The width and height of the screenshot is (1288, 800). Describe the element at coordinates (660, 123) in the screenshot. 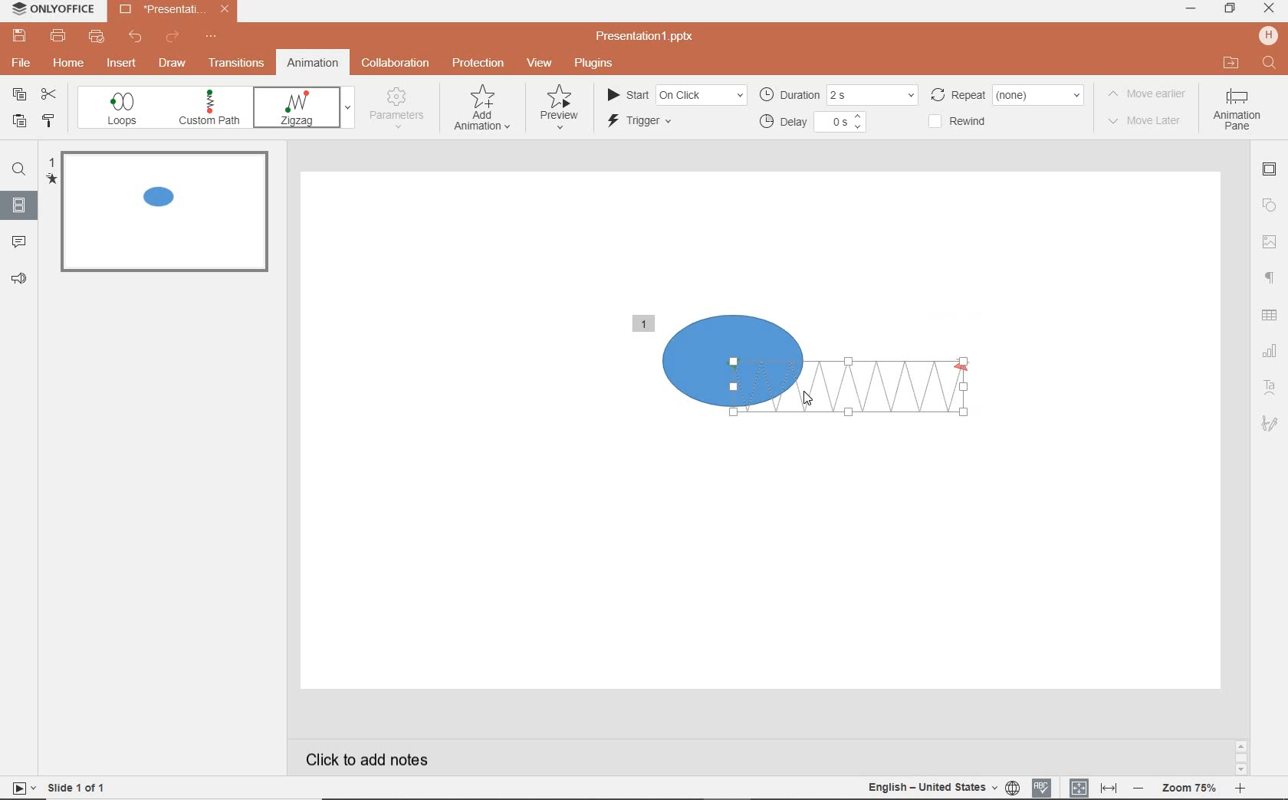

I see `trigger` at that location.